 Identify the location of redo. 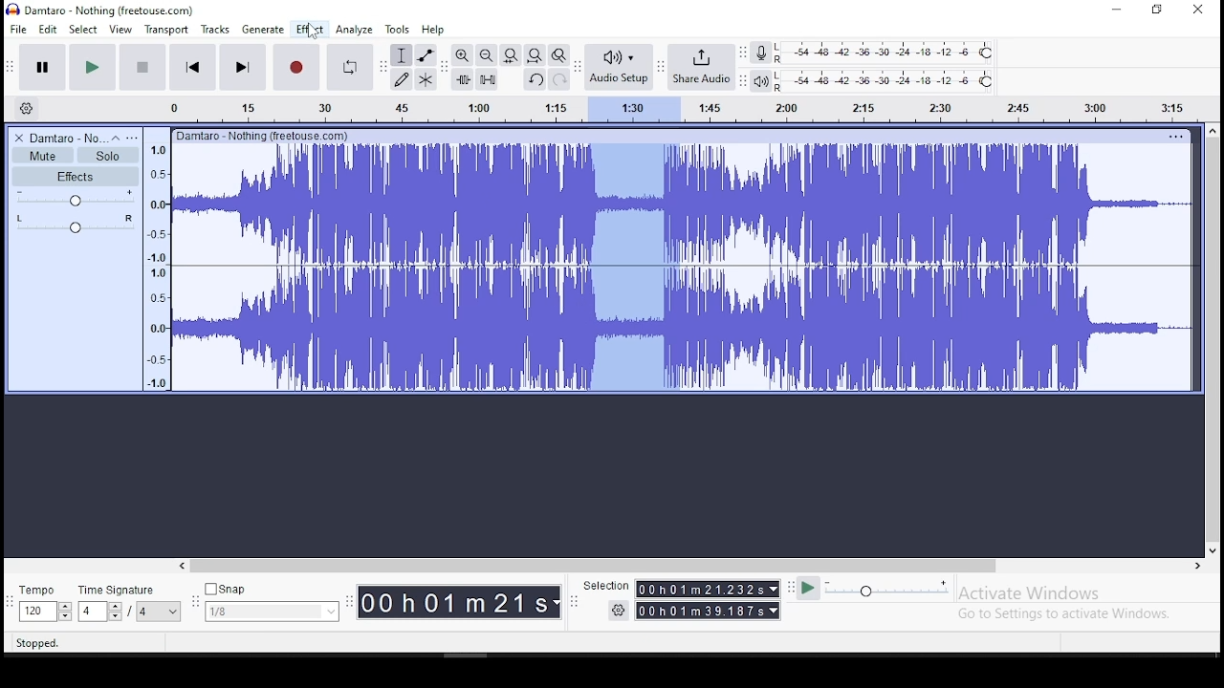
(559, 78).